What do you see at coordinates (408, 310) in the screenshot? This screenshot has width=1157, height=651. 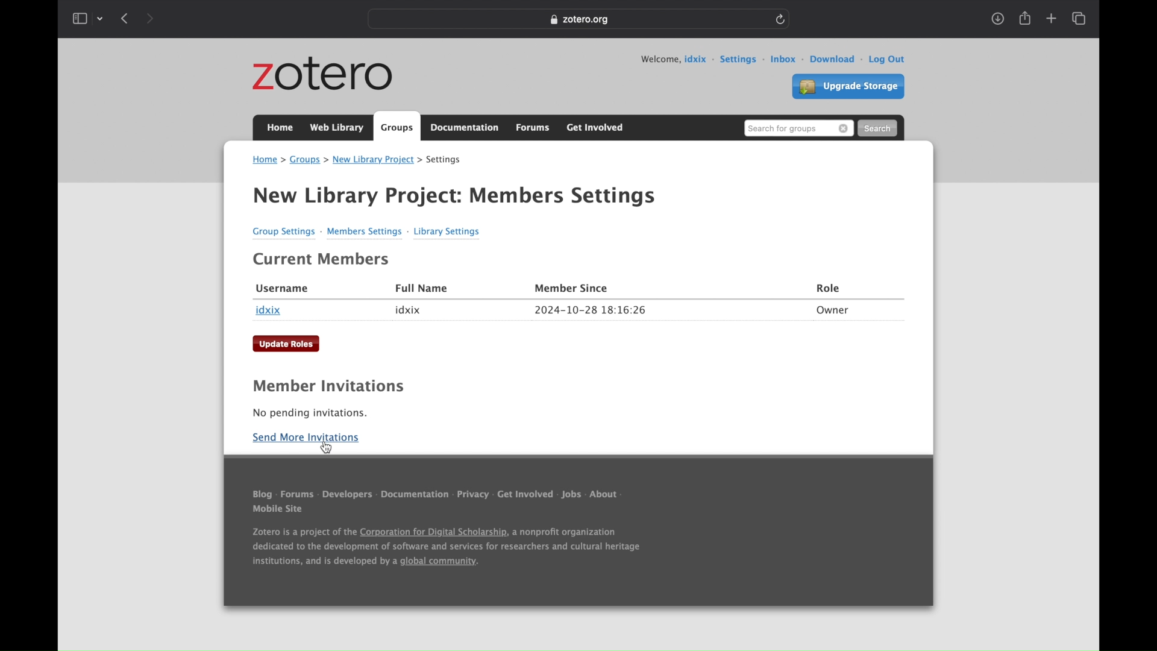 I see `idxix` at bounding box center [408, 310].